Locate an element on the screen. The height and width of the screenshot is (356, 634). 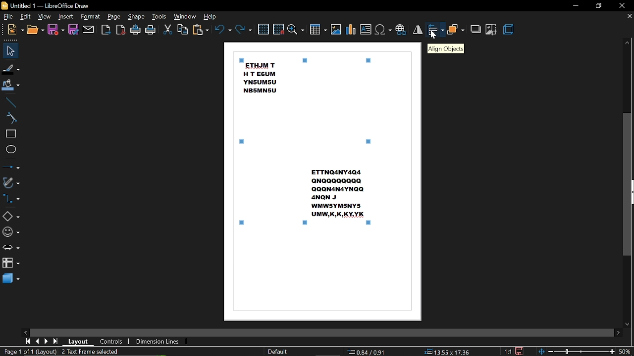
fill line is located at coordinates (11, 68).